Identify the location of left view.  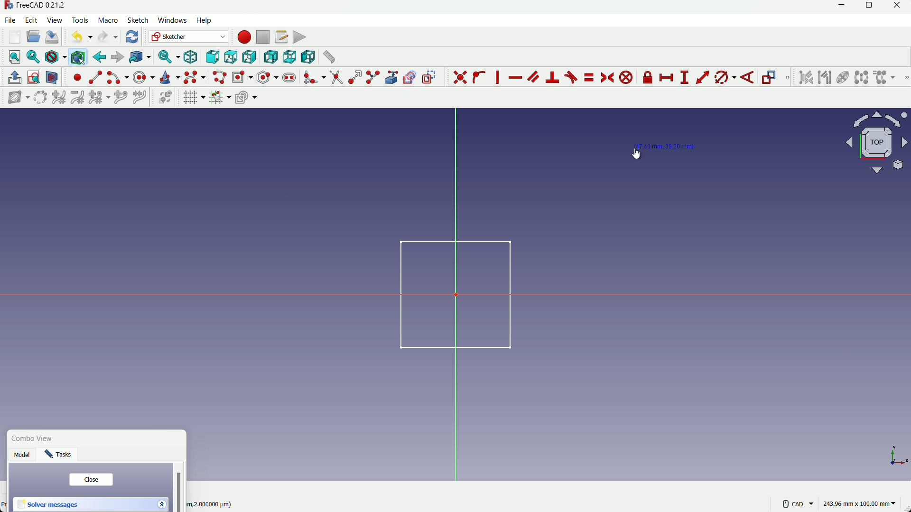
(307, 56).